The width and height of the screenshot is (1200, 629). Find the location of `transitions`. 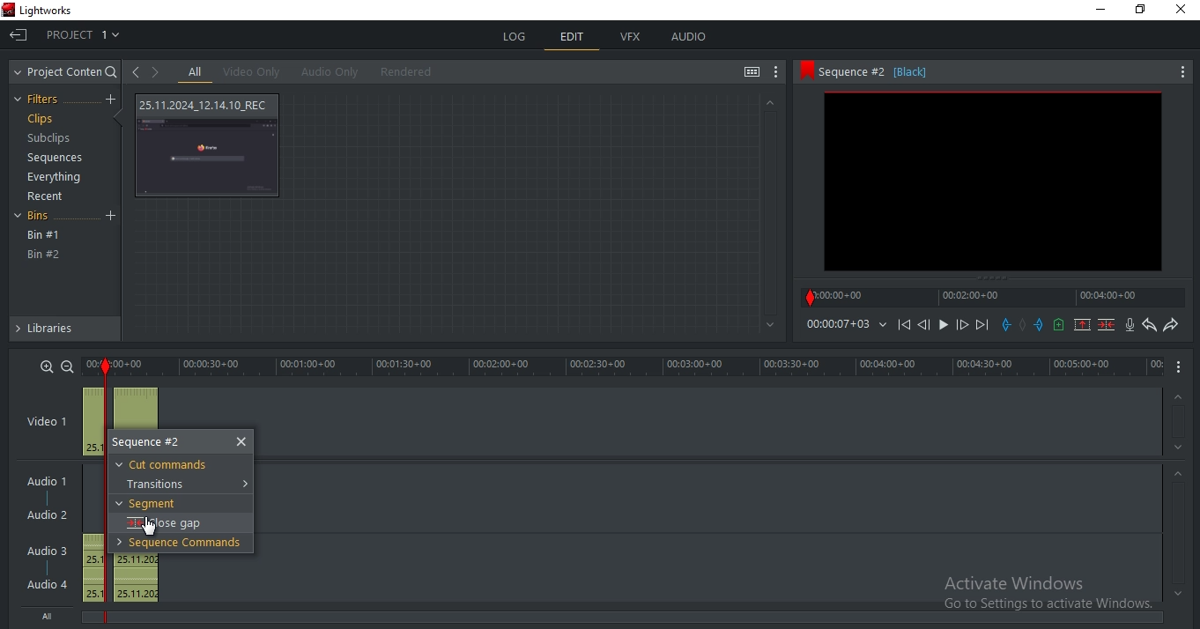

transitions is located at coordinates (184, 484).